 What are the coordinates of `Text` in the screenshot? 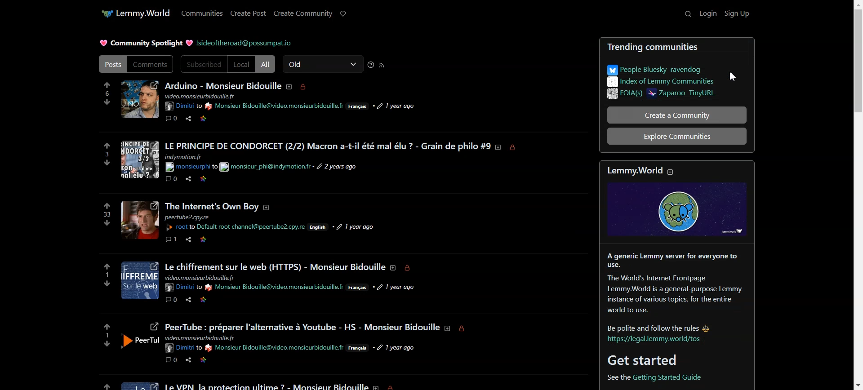 It's located at (145, 44).